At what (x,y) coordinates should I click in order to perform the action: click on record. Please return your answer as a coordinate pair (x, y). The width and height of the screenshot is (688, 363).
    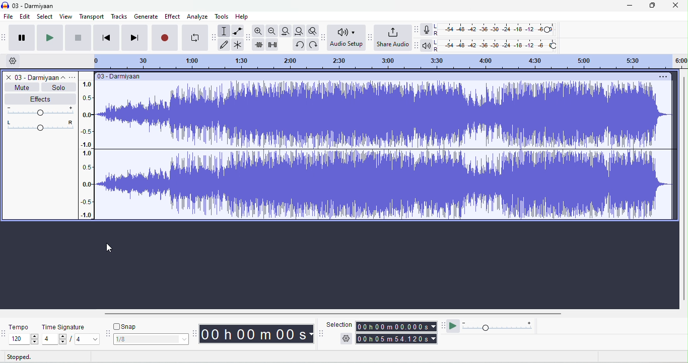
    Looking at the image, I should click on (166, 38).